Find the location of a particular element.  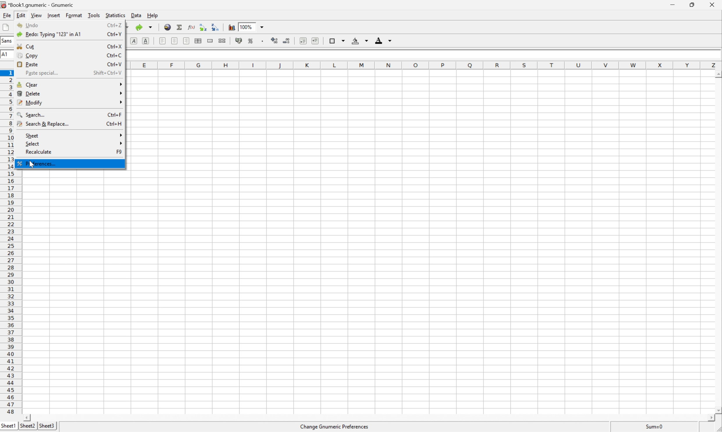

help is located at coordinates (153, 15).